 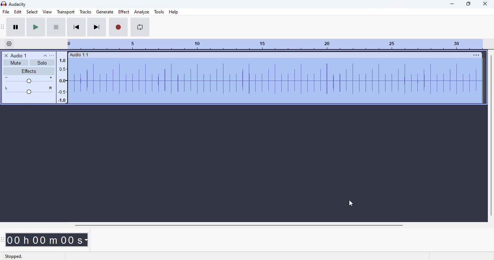 I want to click on generate, so click(x=105, y=12).